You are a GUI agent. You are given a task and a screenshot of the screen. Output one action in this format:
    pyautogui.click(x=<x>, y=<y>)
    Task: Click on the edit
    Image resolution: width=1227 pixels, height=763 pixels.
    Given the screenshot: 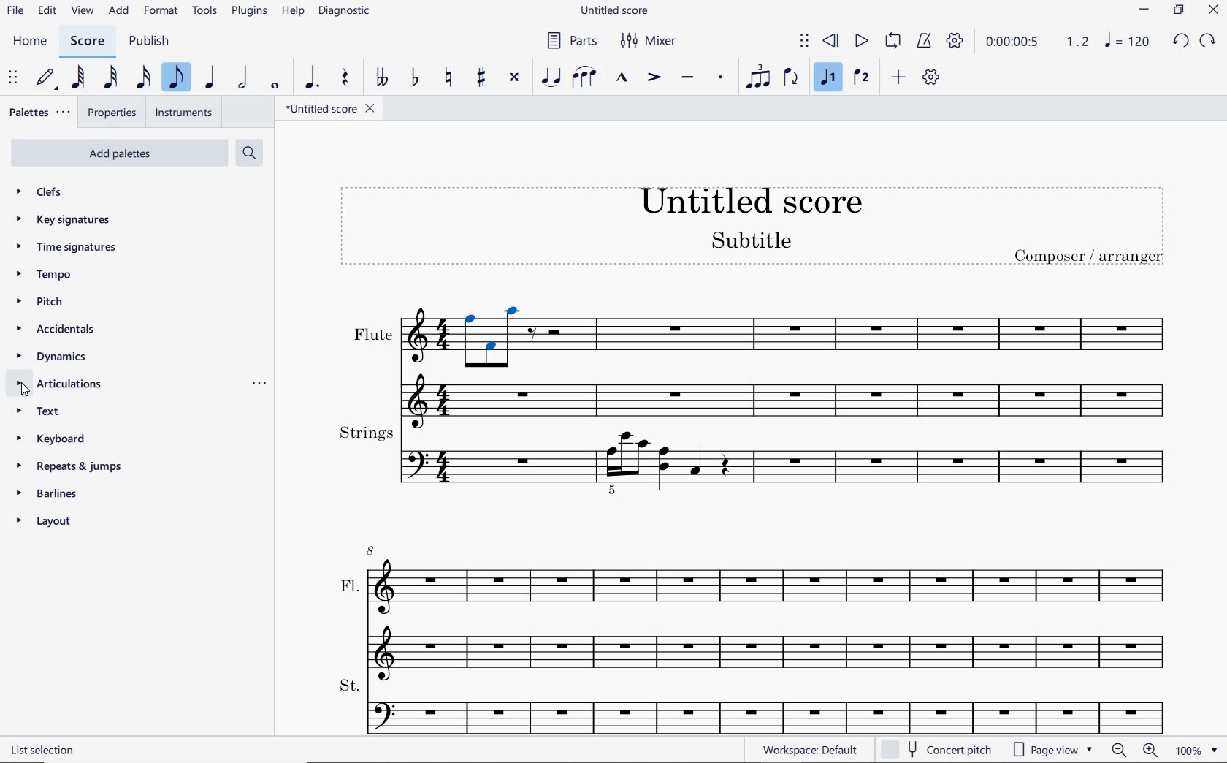 What is the action you would take?
    pyautogui.click(x=47, y=10)
    